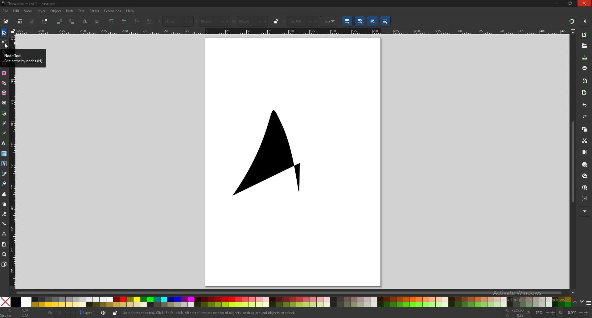 The width and height of the screenshot is (592, 318). I want to click on deselect, so click(32, 22).